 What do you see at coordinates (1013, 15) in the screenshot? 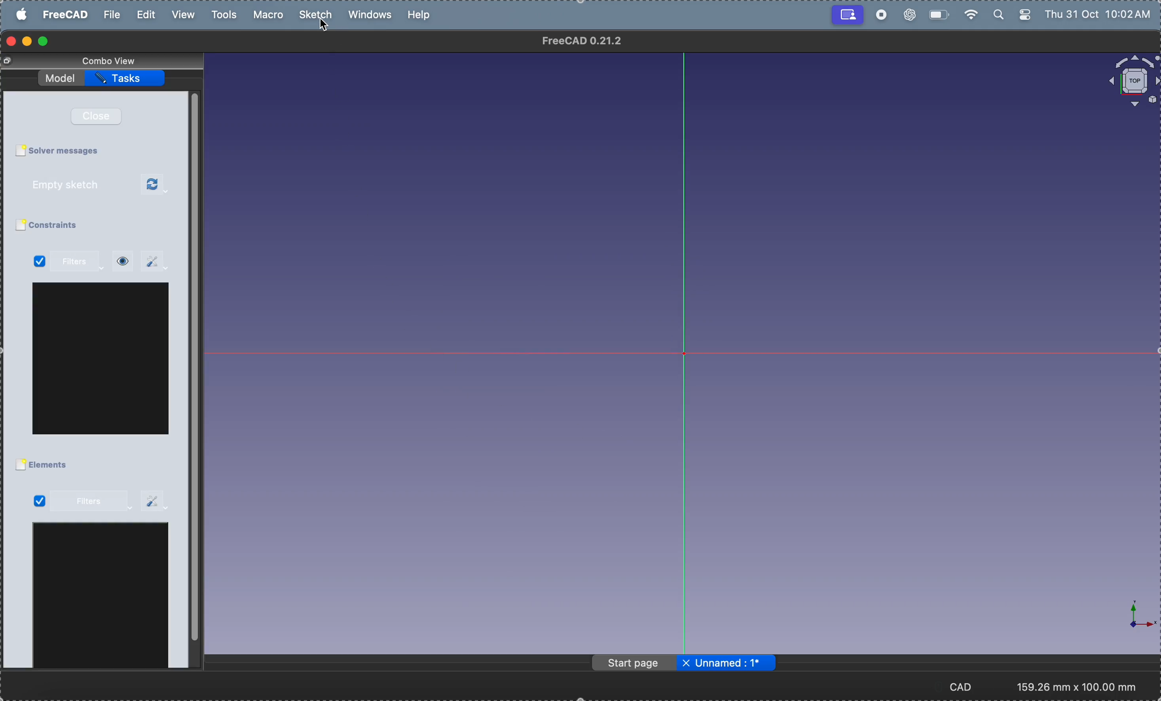
I see `apple widgets` at bounding box center [1013, 15].